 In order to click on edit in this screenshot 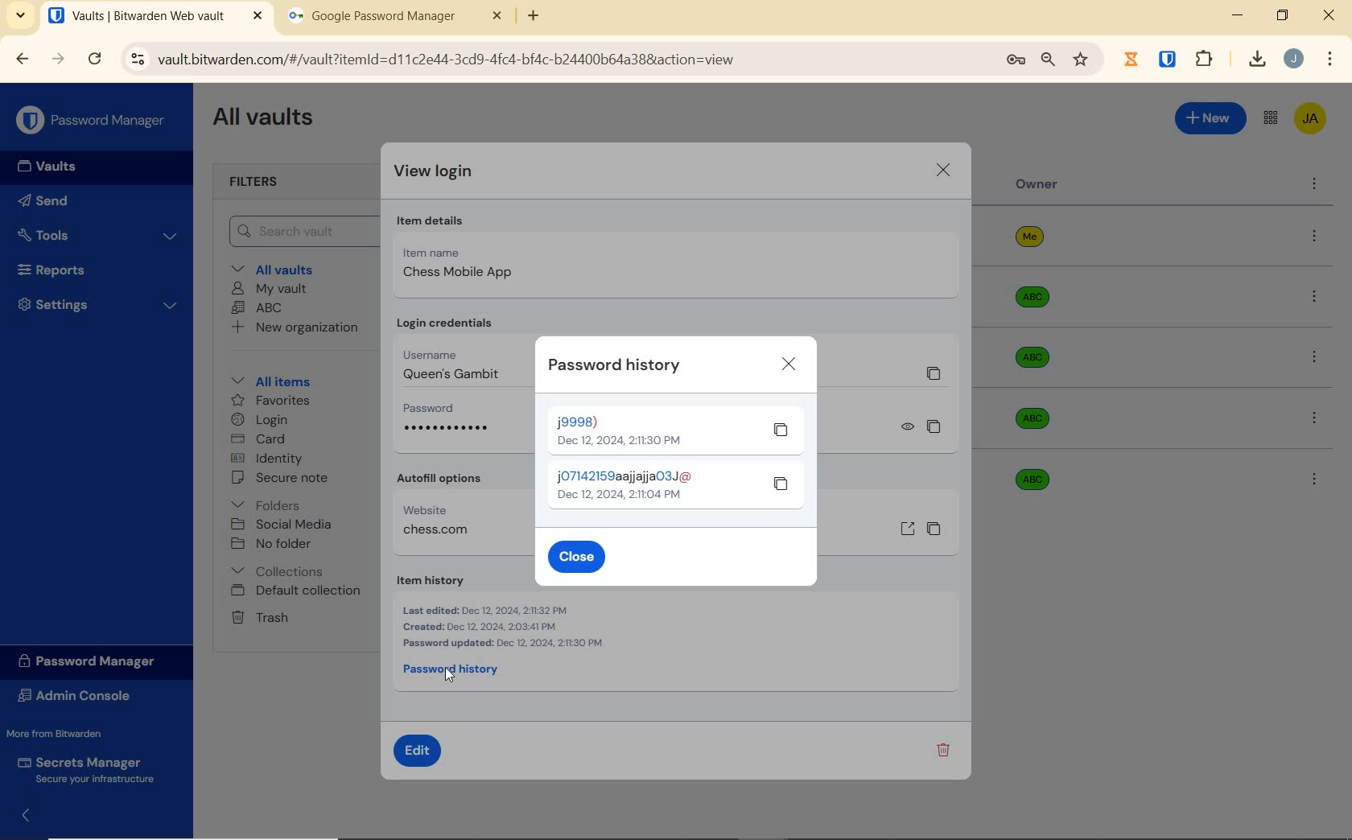, I will do `click(419, 750)`.